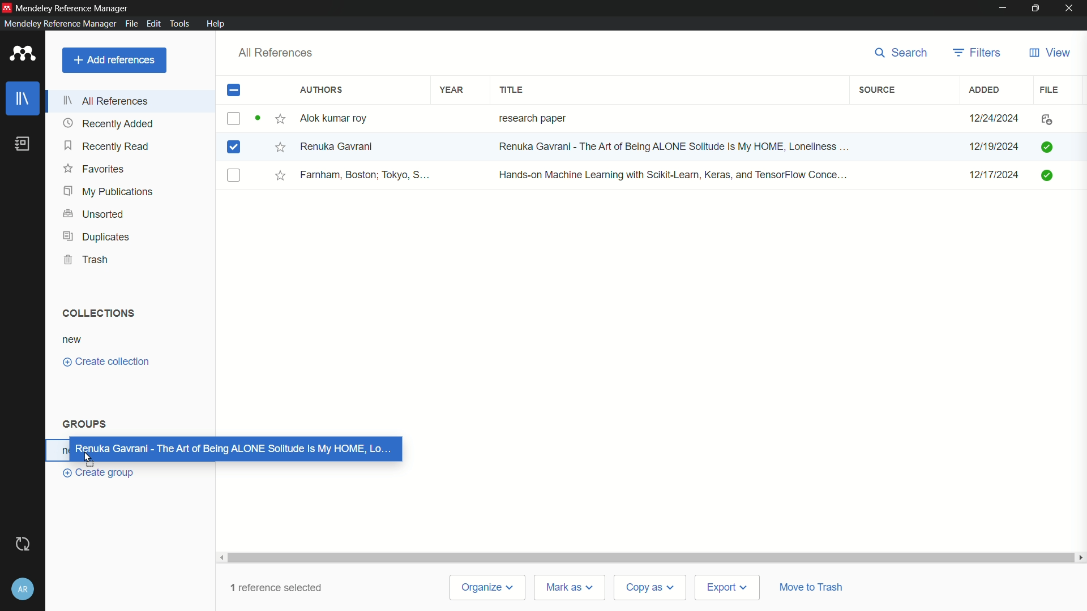  What do you see at coordinates (366, 177) in the screenshot?
I see `Famhan, Boston` at bounding box center [366, 177].